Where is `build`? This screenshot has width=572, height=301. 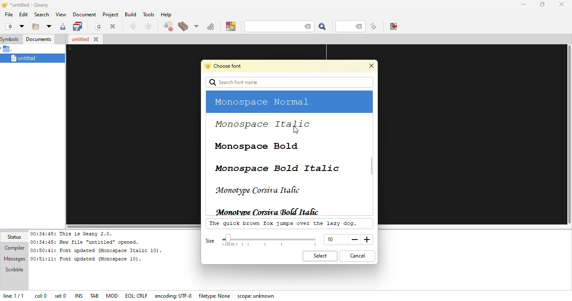 build is located at coordinates (130, 14).